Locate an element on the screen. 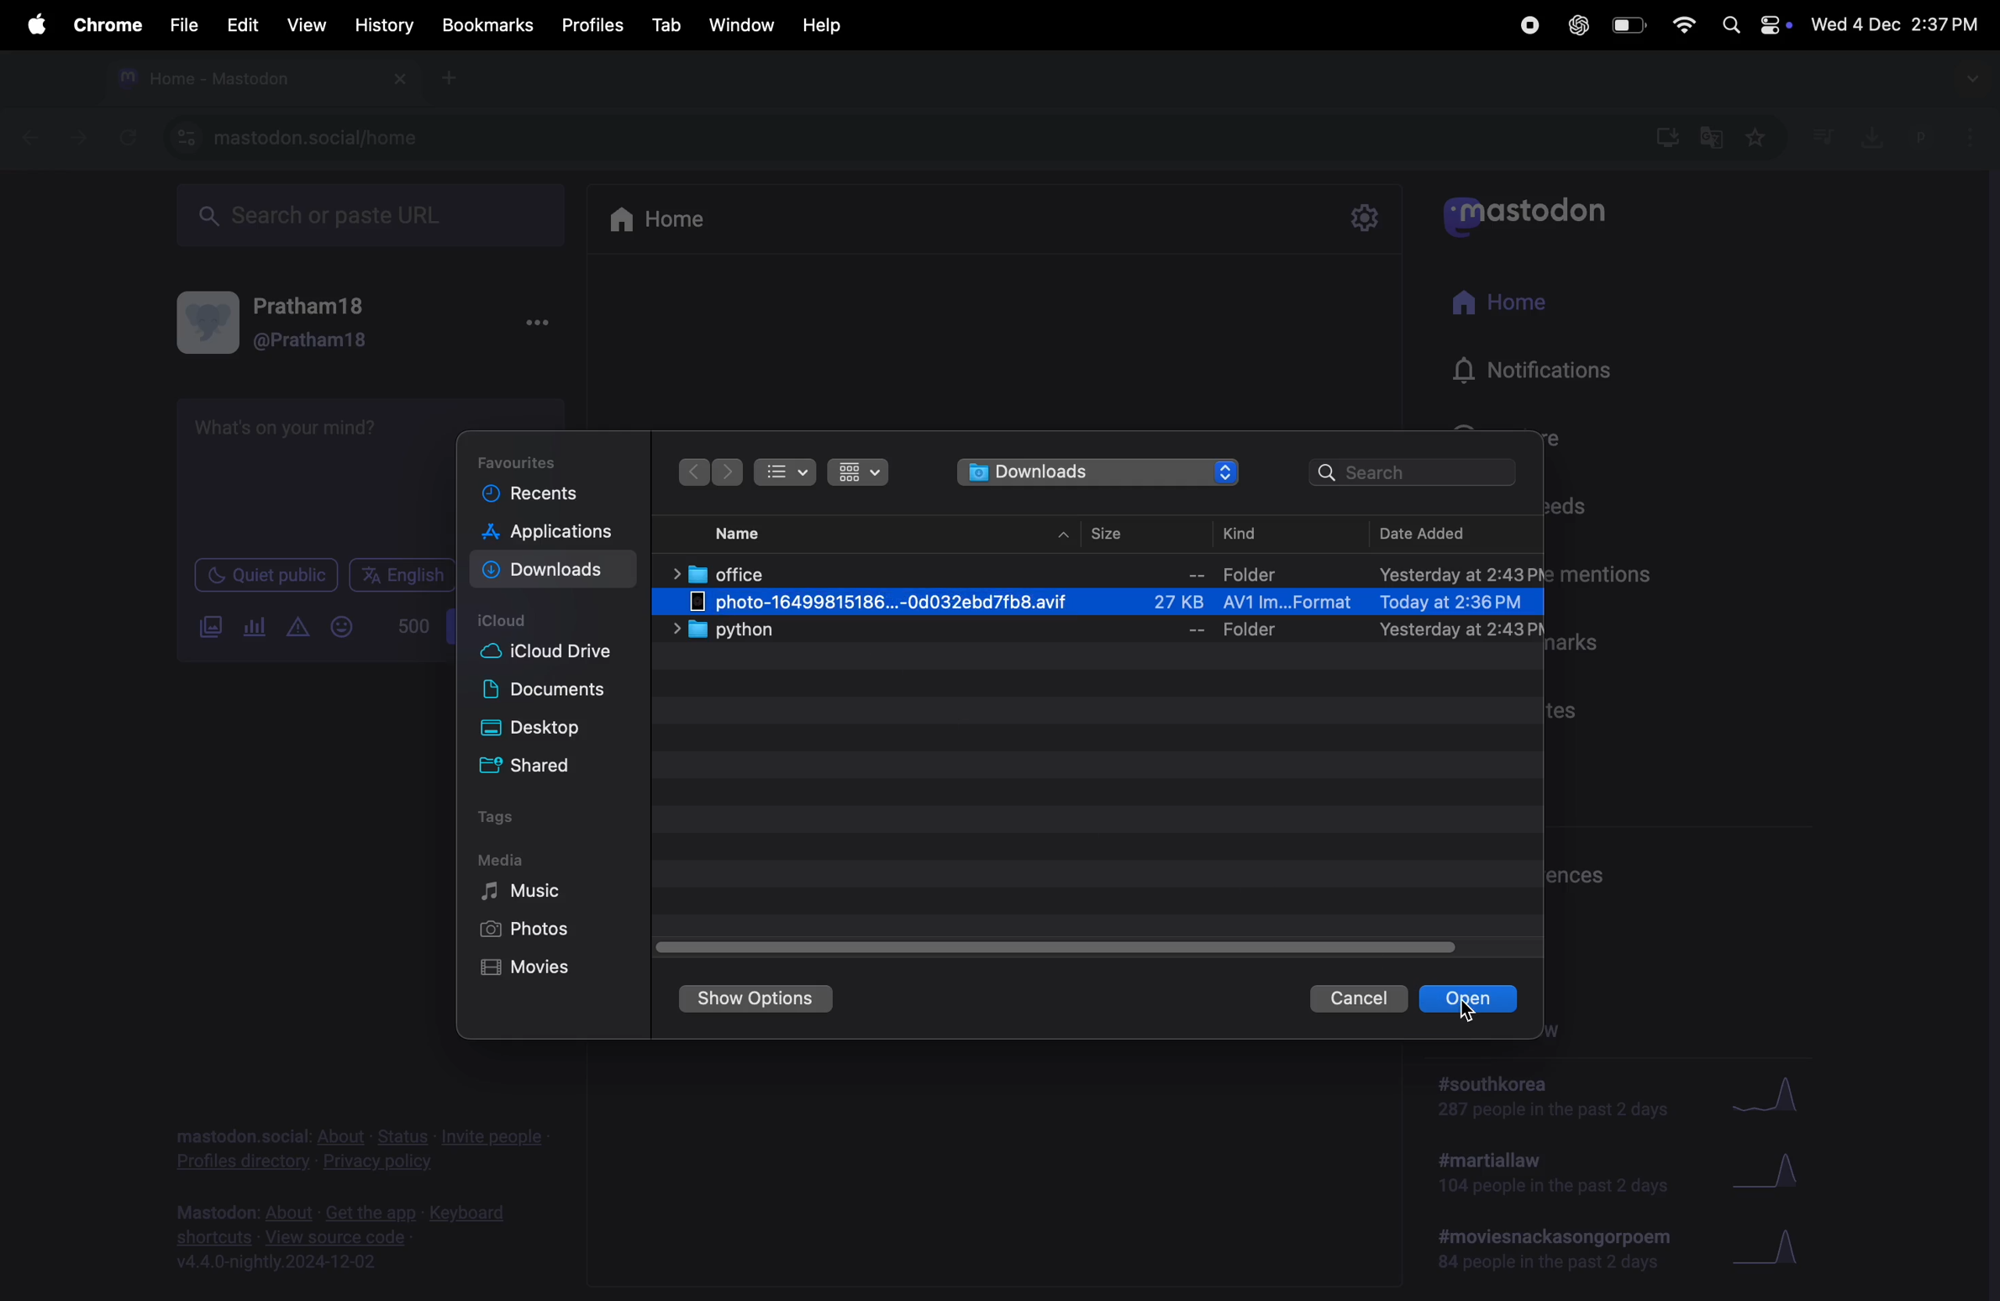 Image resolution: width=2000 pixels, height=1301 pixels. size is located at coordinates (1114, 533).